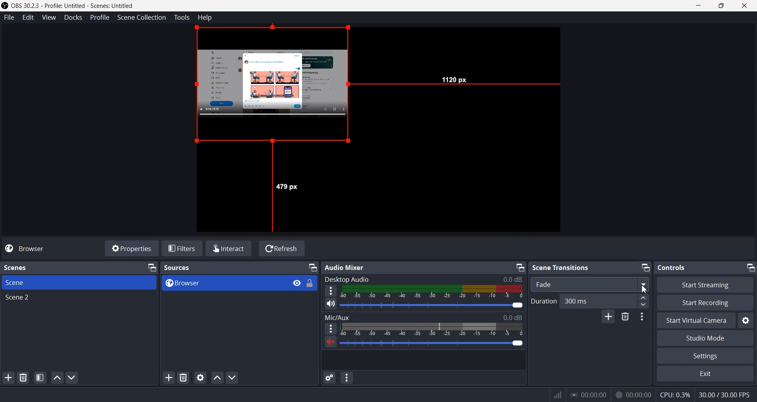 Image resolution: width=757 pixels, height=402 pixels. What do you see at coordinates (608, 316) in the screenshot?
I see `Add configurable transition` at bounding box center [608, 316].